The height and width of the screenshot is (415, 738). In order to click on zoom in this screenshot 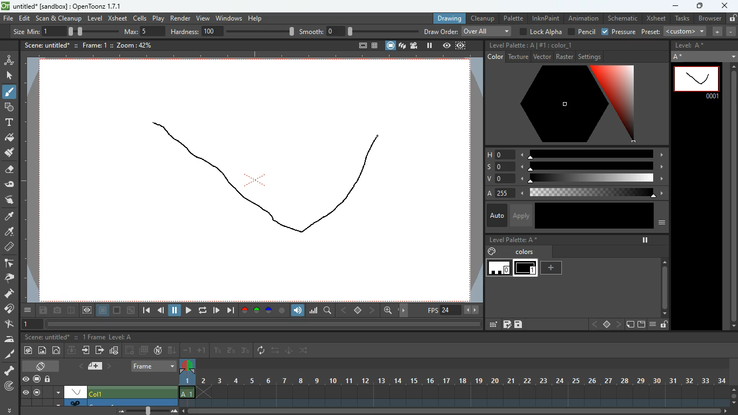, I will do `click(131, 45)`.